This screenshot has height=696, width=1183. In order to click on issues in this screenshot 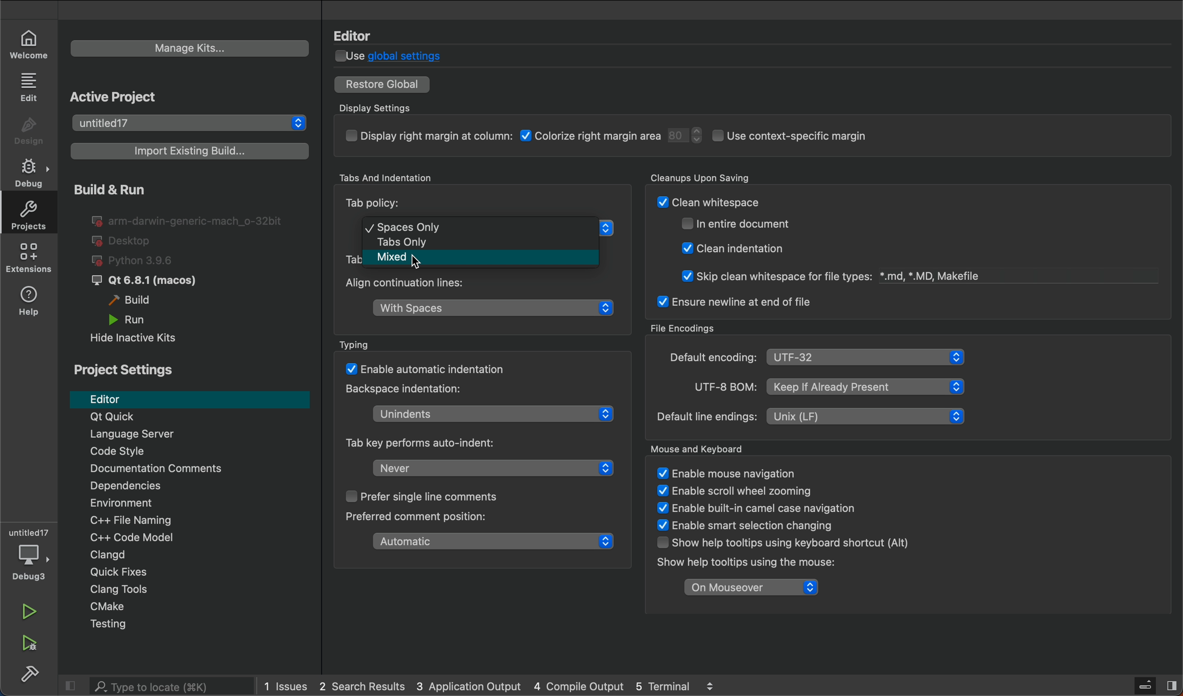, I will do `click(285, 687)`.